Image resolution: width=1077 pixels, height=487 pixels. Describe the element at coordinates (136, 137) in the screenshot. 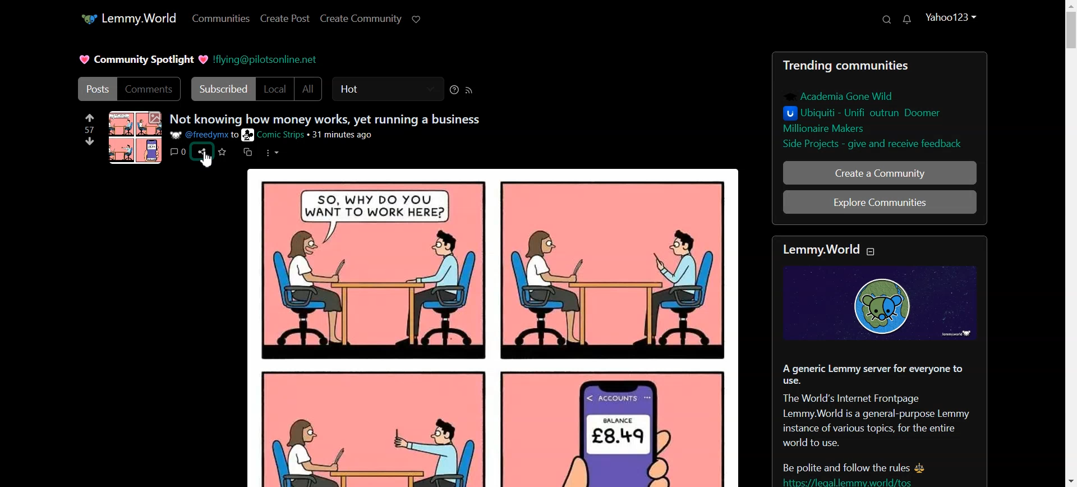

I see `Profile pic` at that location.